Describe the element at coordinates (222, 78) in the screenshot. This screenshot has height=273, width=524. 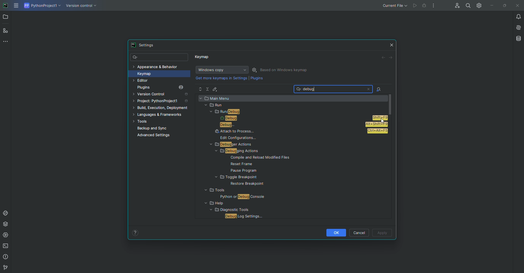
I see `get more keymaps` at that location.